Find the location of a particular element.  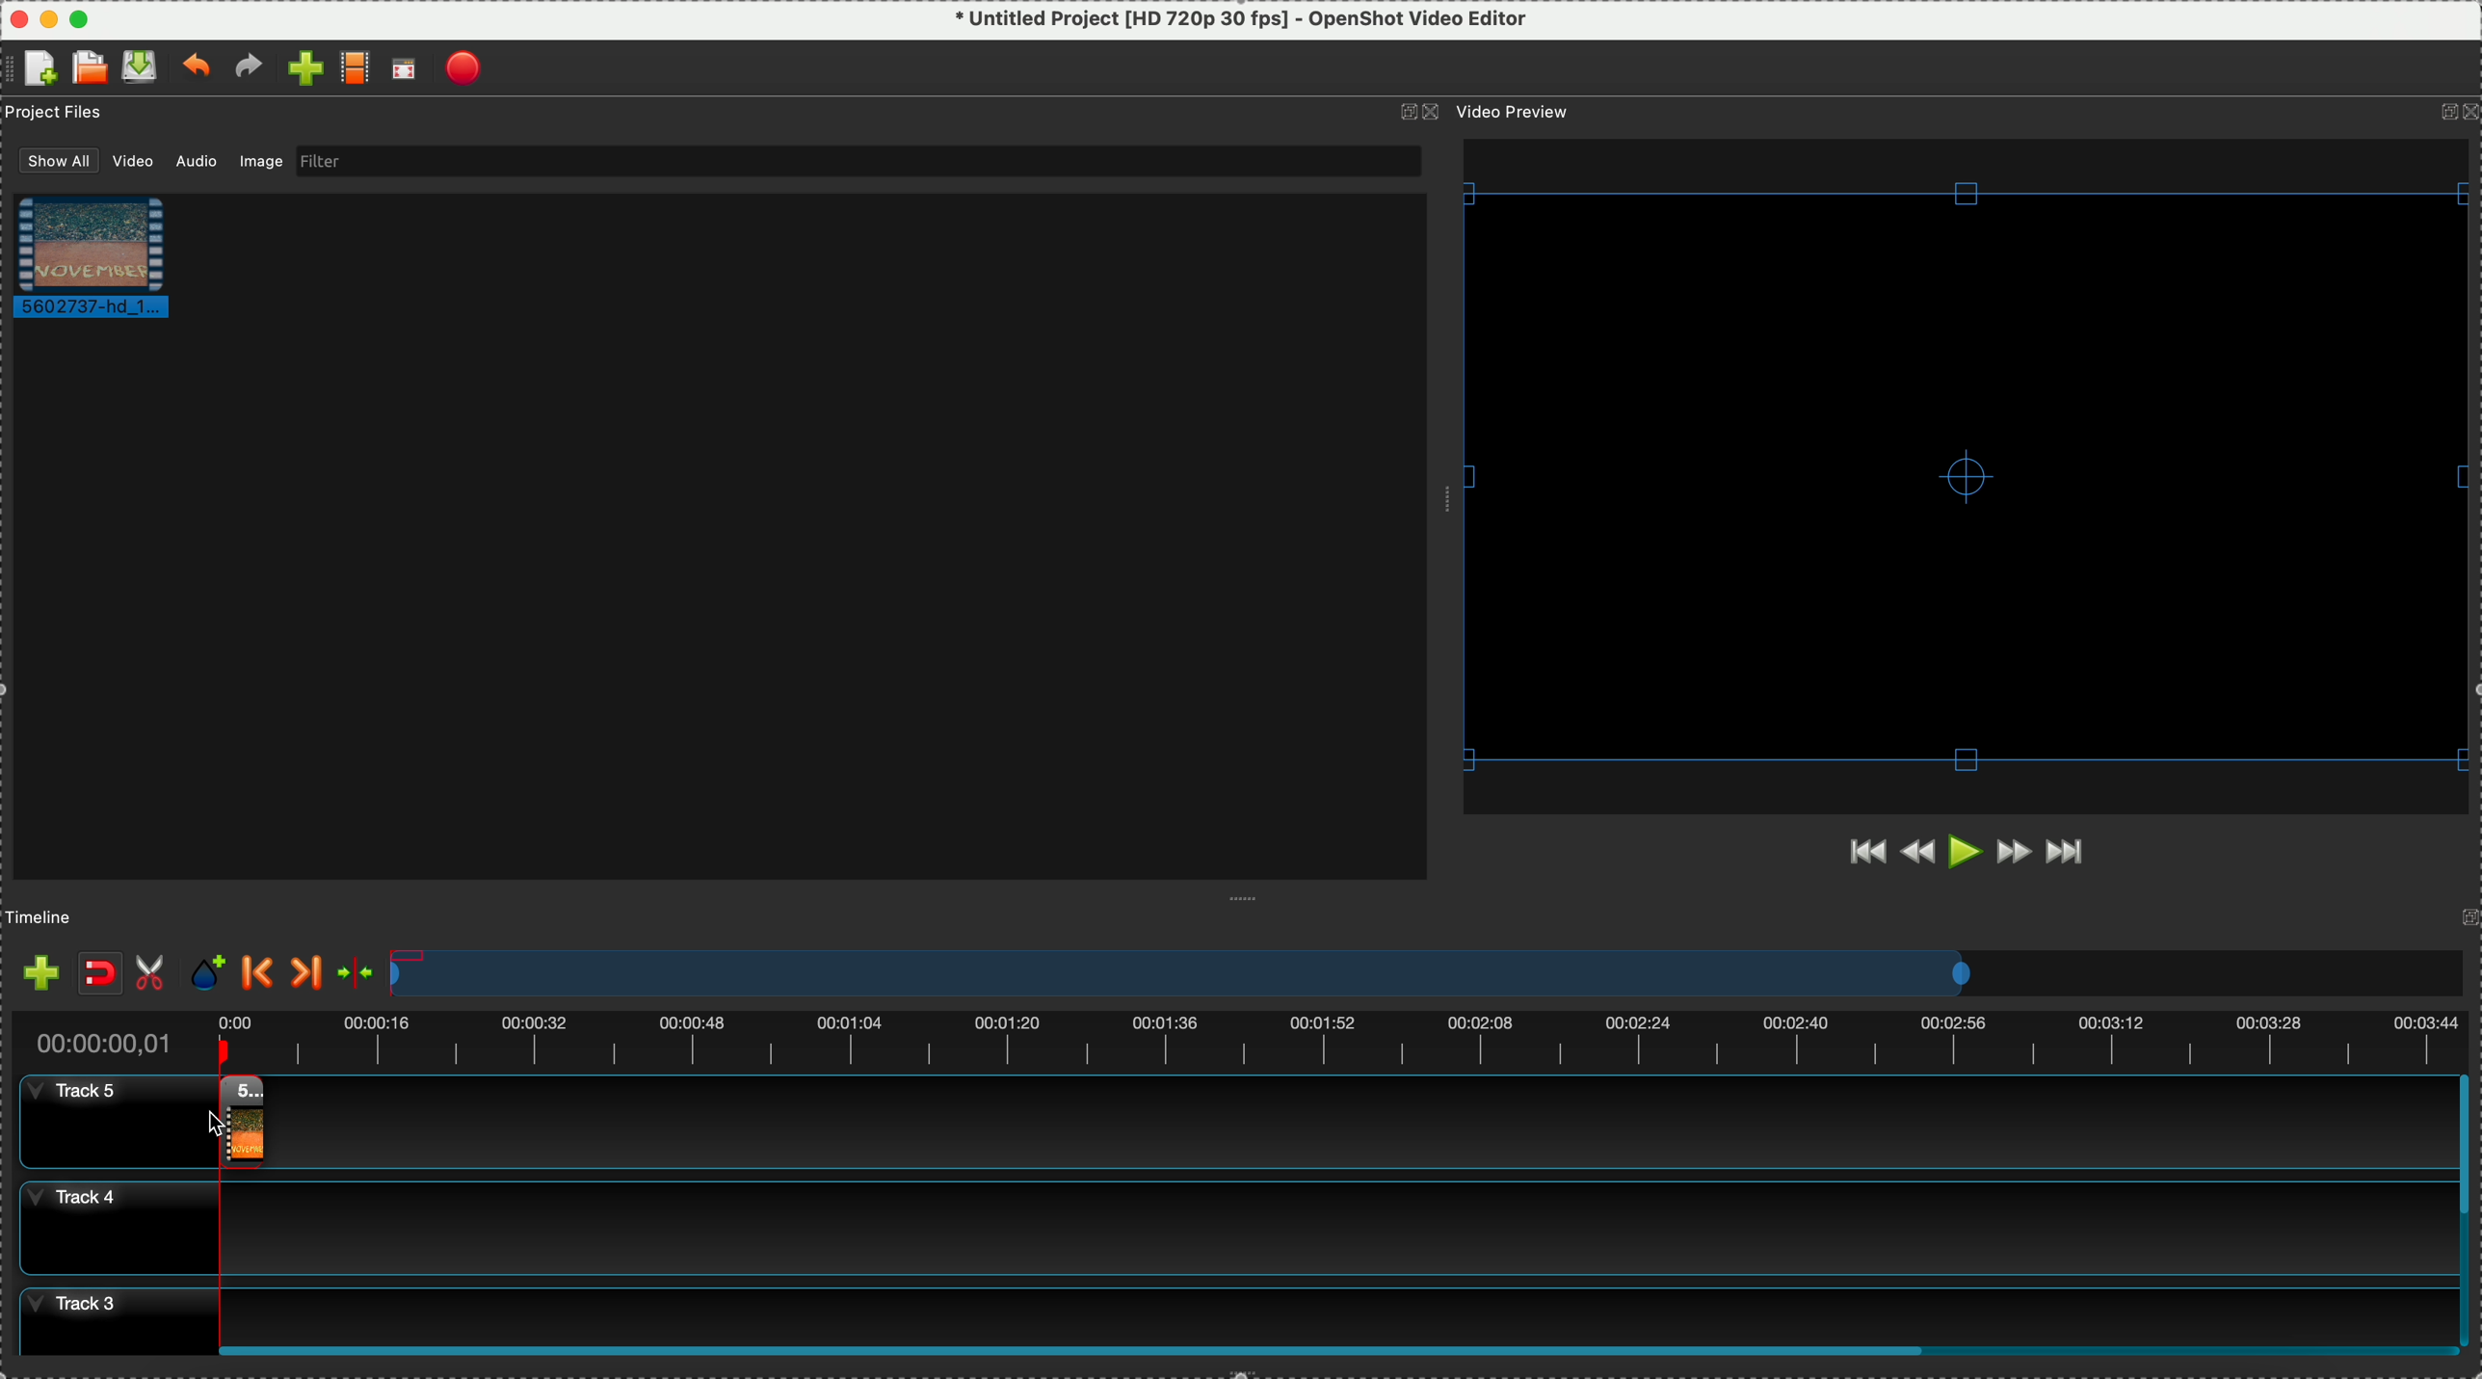

video preview is located at coordinates (1973, 477).